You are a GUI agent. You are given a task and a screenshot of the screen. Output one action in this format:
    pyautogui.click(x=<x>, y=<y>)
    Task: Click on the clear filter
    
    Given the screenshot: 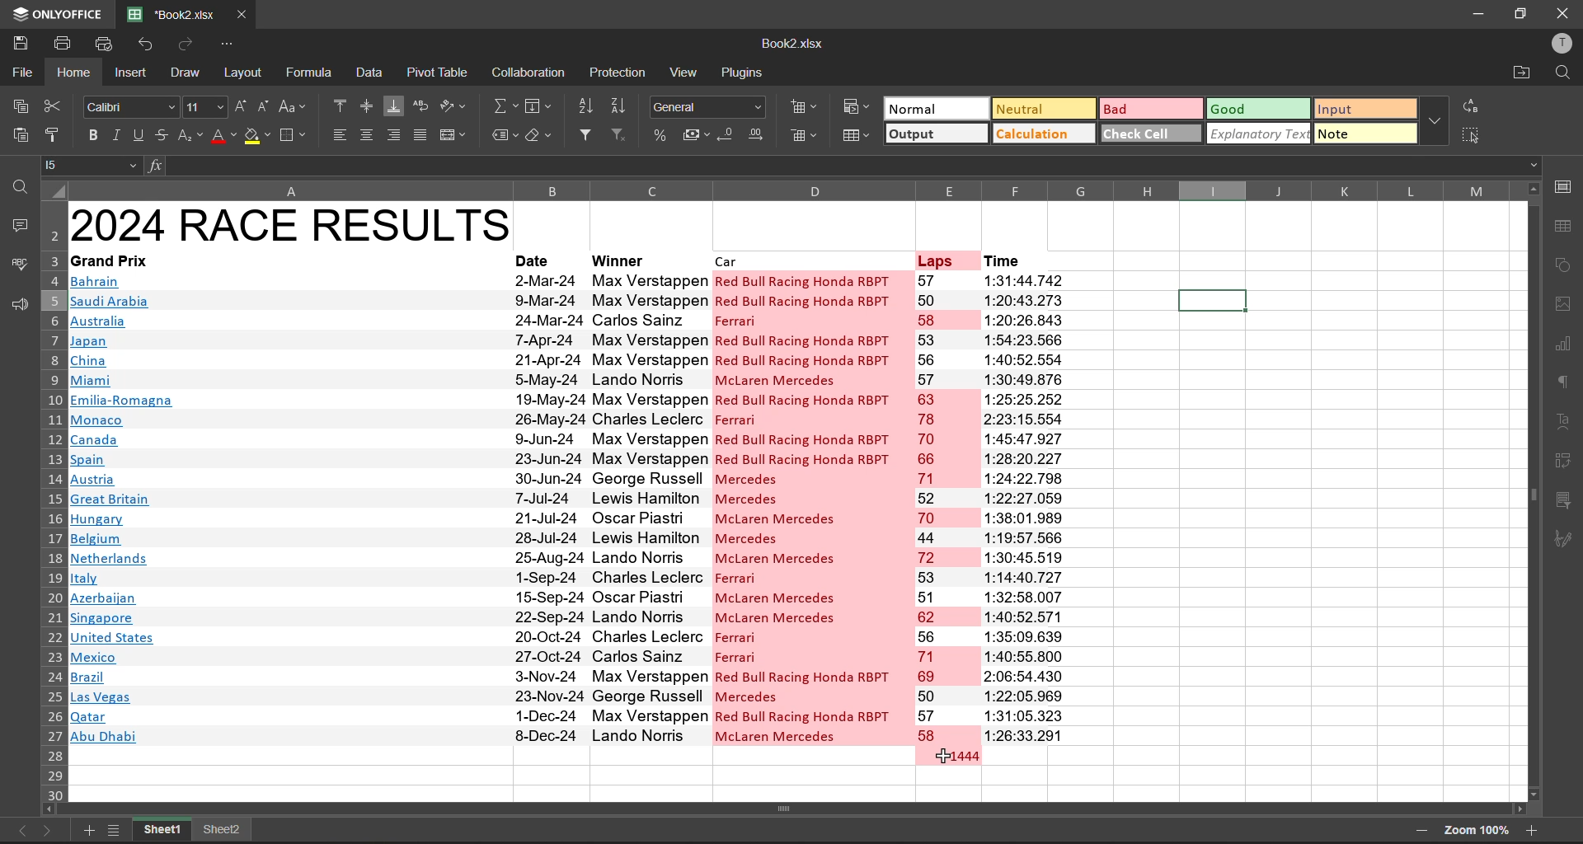 What is the action you would take?
    pyautogui.click(x=617, y=134)
    